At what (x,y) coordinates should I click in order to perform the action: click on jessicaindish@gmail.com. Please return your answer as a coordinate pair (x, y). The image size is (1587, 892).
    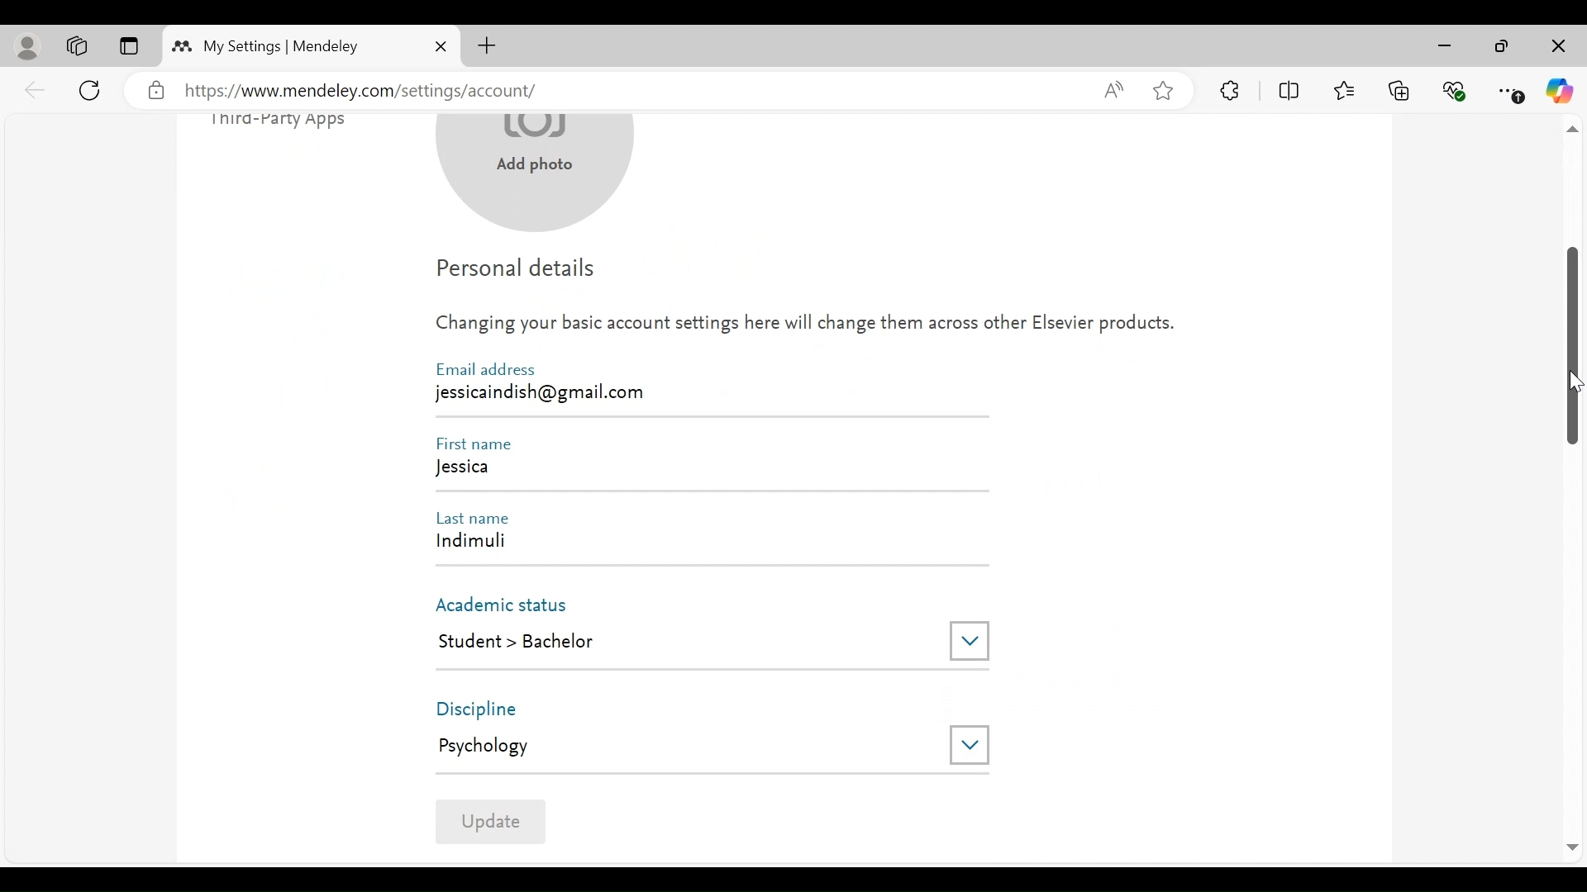
    Looking at the image, I should click on (545, 391).